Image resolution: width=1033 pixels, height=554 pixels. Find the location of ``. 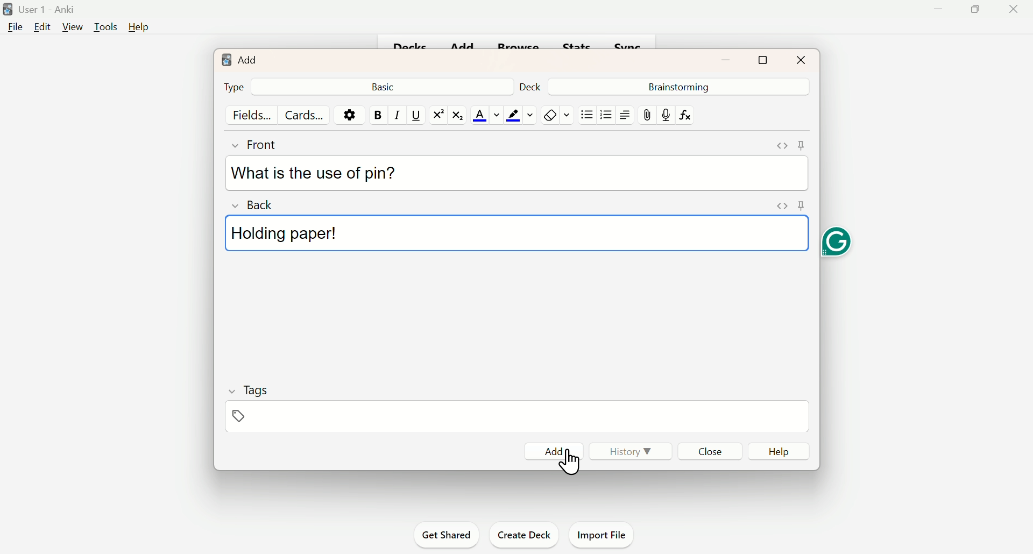

 is located at coordinates (569, 115).